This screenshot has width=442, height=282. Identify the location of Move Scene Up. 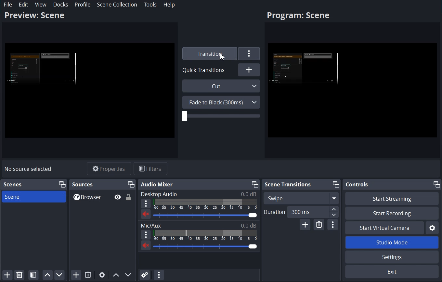
(47, 275).